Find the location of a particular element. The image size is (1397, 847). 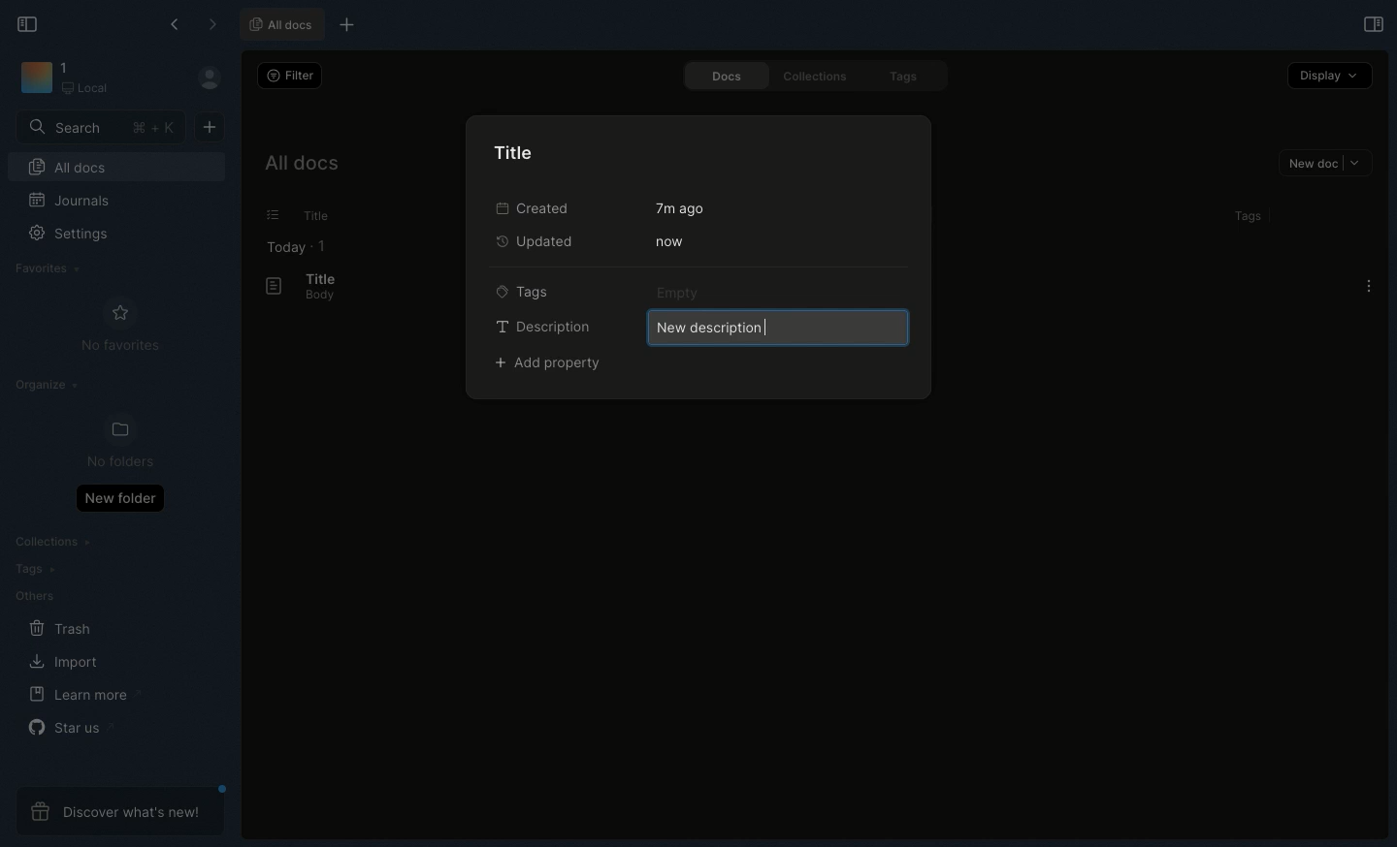

1 item is located at coordinates (322, 245).